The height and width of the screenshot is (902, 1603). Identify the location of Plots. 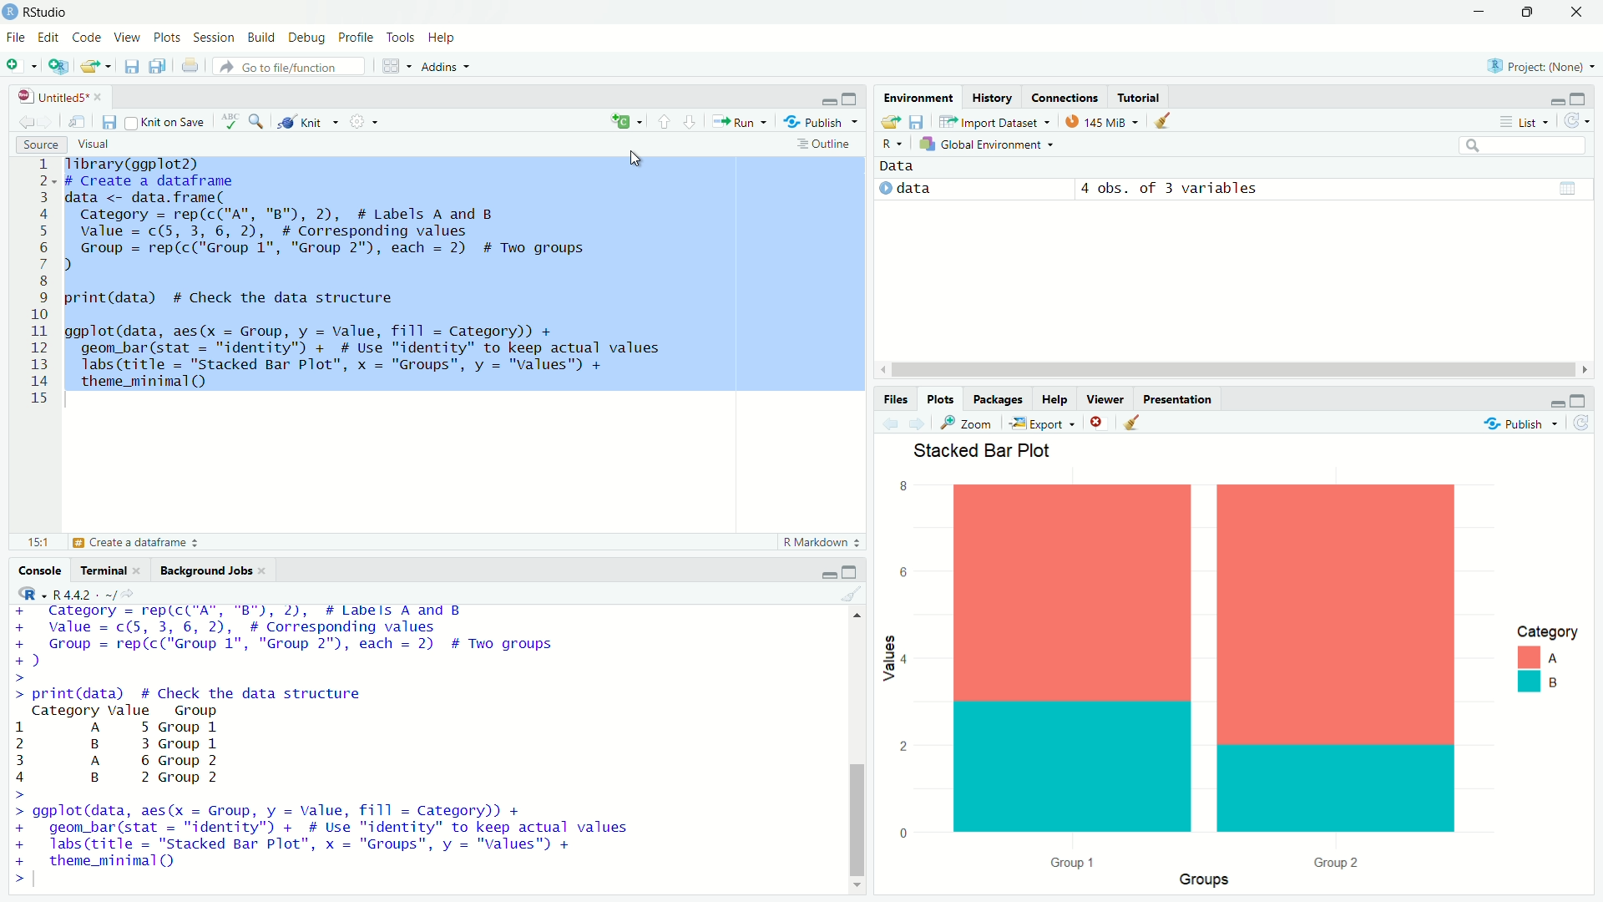
(943, 398).